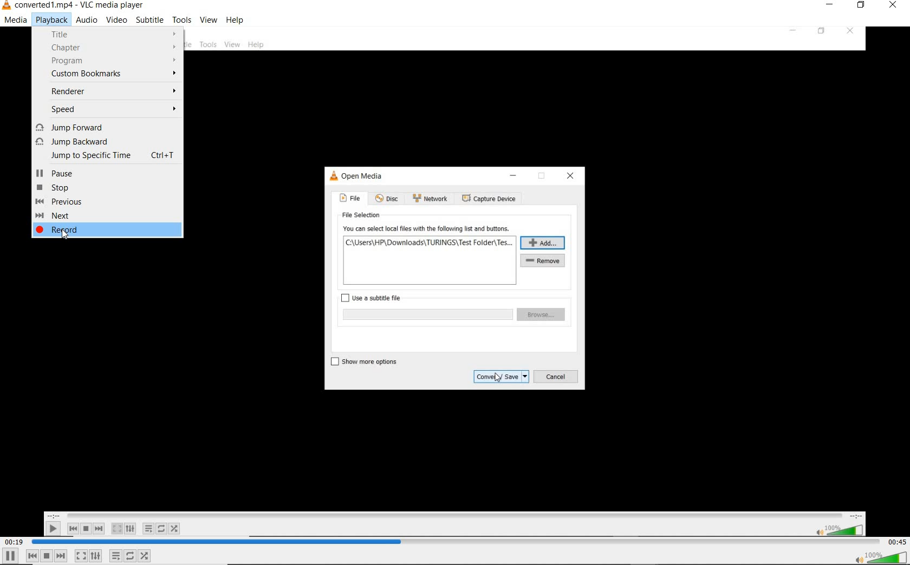 The image size is (910, 565). What do you see at coordinates (209, 19) in the screenshot?
I see `view` at bounding box center [209, 19].